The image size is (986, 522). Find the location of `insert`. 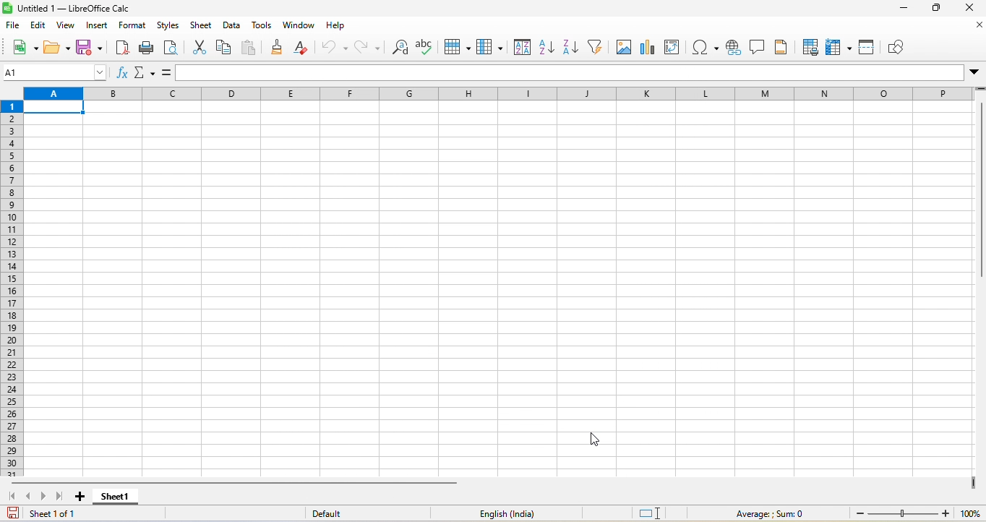

insert is located at coordinates (98, 27).